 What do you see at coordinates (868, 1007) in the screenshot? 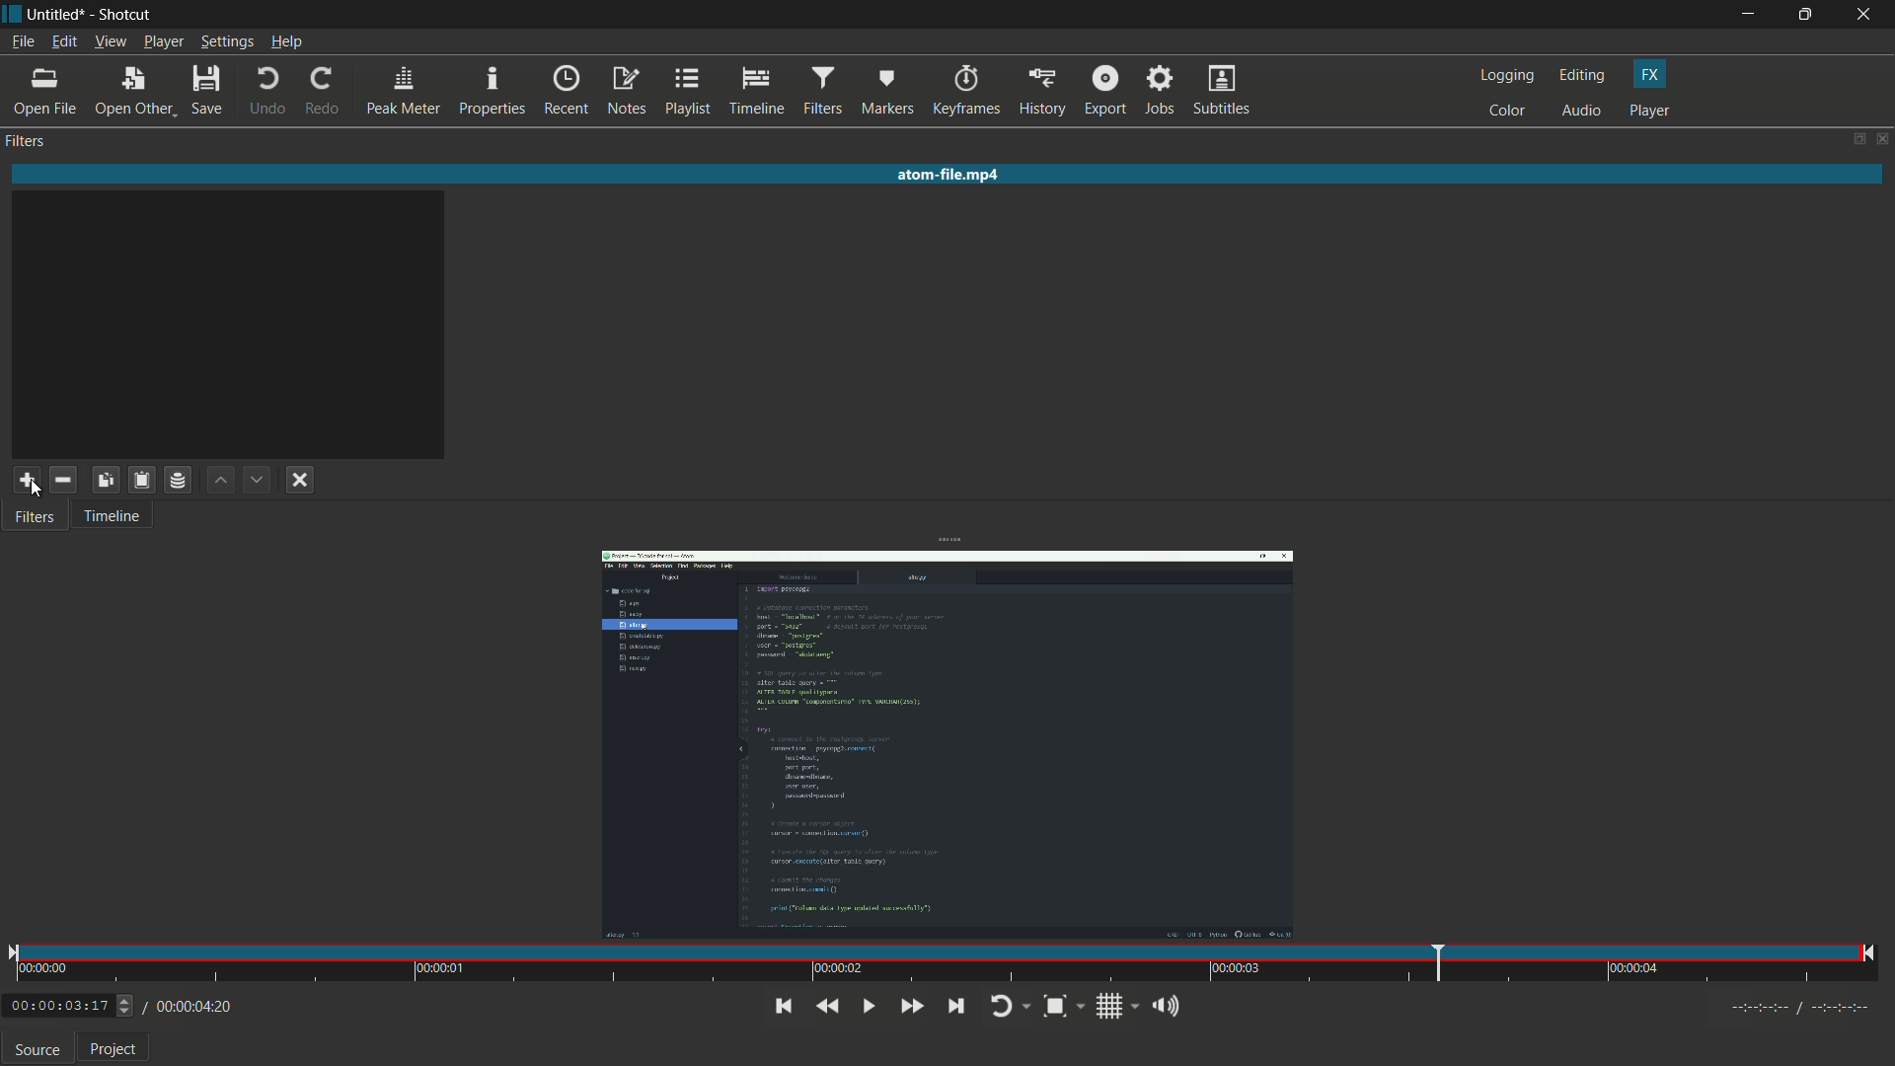
I see `toggle play or pause` at bounding box center [868, 1007].